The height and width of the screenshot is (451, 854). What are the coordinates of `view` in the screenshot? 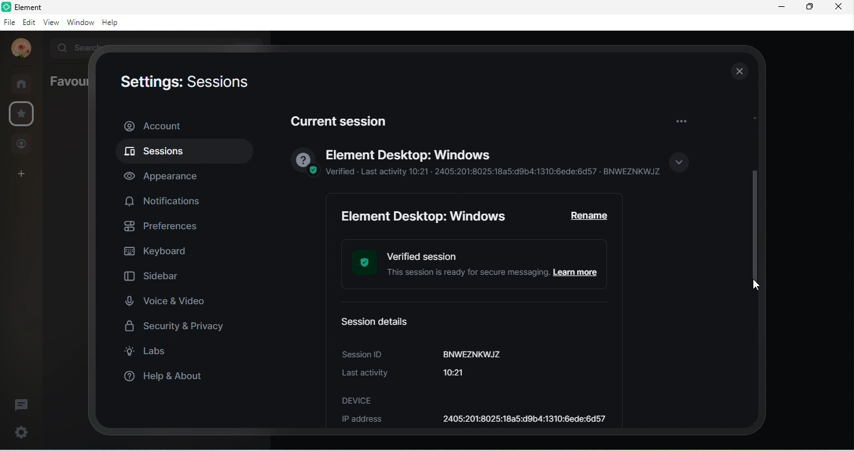 It's located at (51, 21).